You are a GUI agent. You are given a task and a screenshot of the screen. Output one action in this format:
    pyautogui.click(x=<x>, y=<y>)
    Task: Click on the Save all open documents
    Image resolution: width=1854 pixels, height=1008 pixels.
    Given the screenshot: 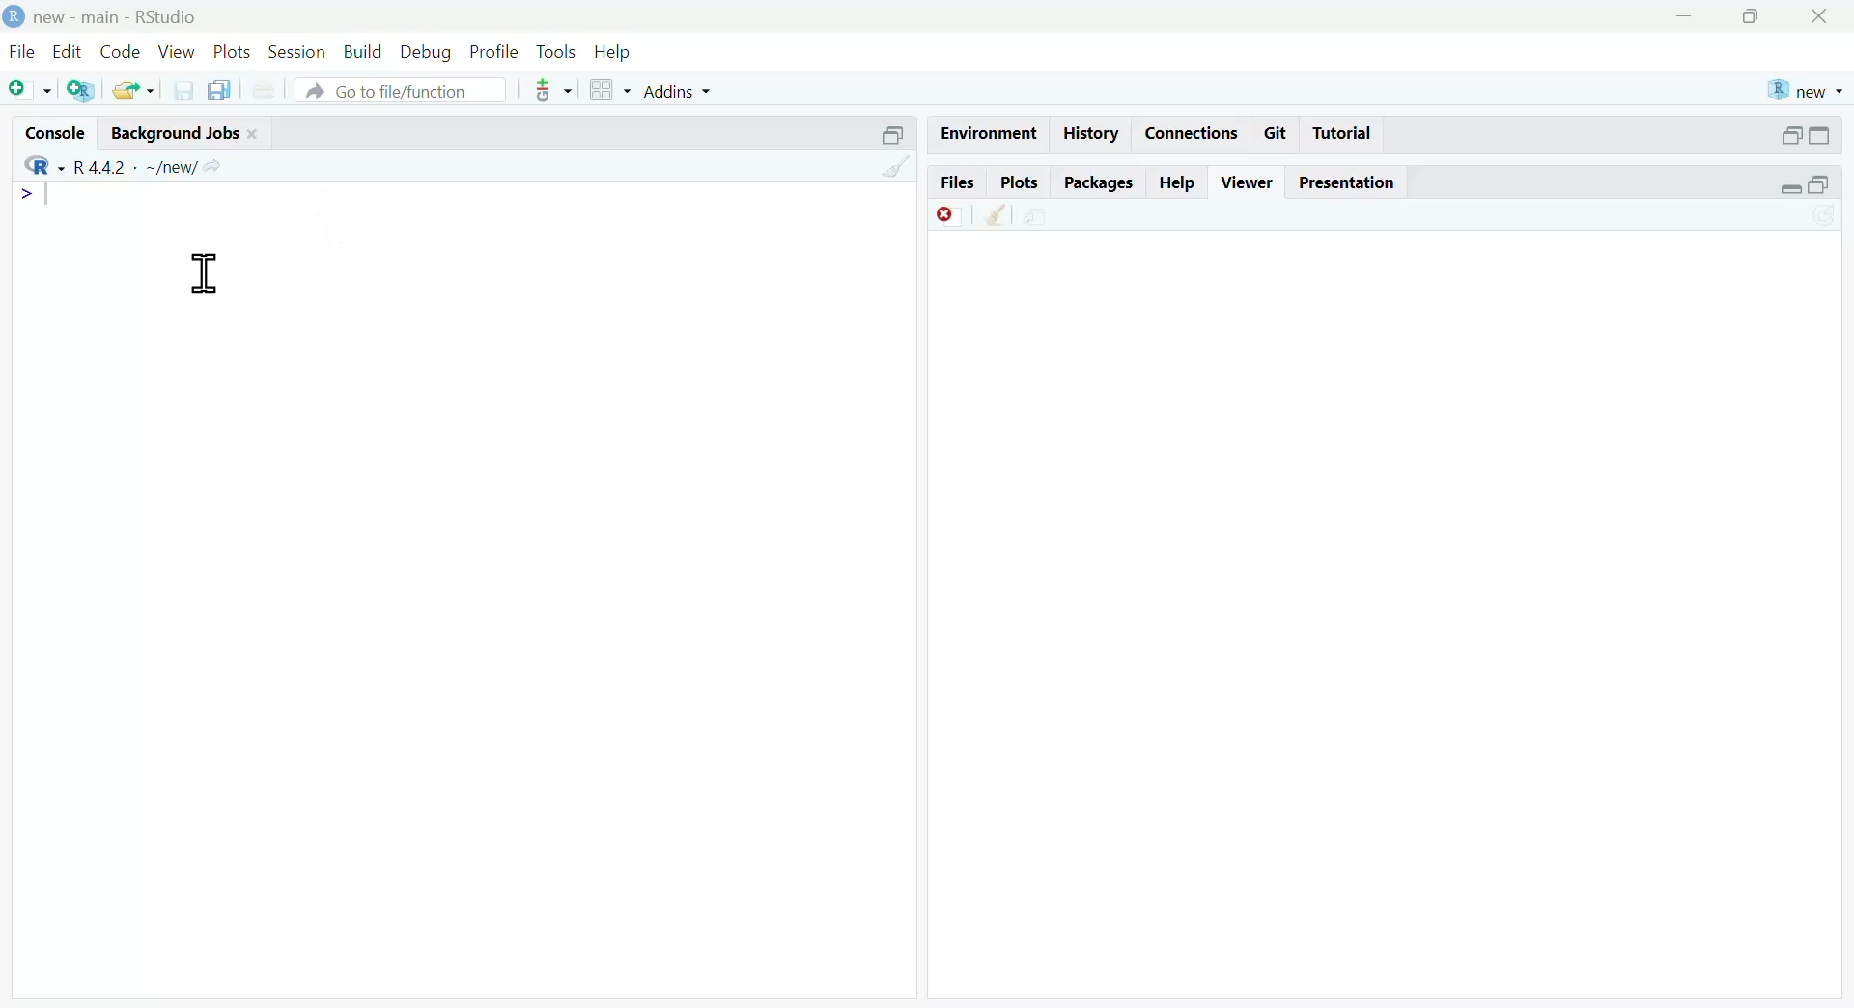 What is the action you would take?
    pyautogui.click(x=225, y=88)
    